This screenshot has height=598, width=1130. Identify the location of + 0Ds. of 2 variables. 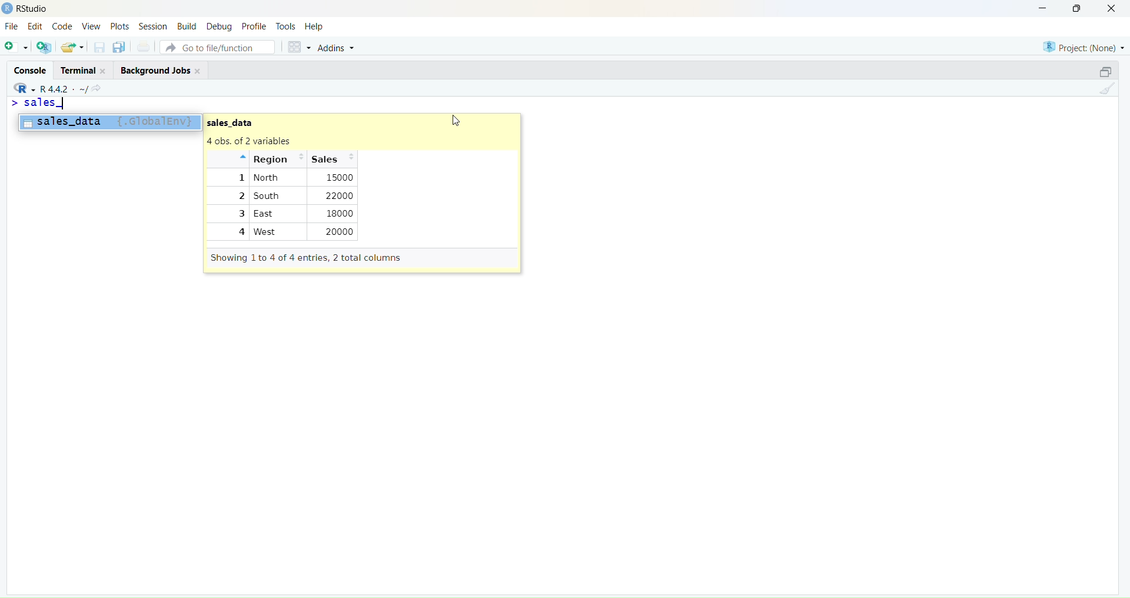
(274, 141).